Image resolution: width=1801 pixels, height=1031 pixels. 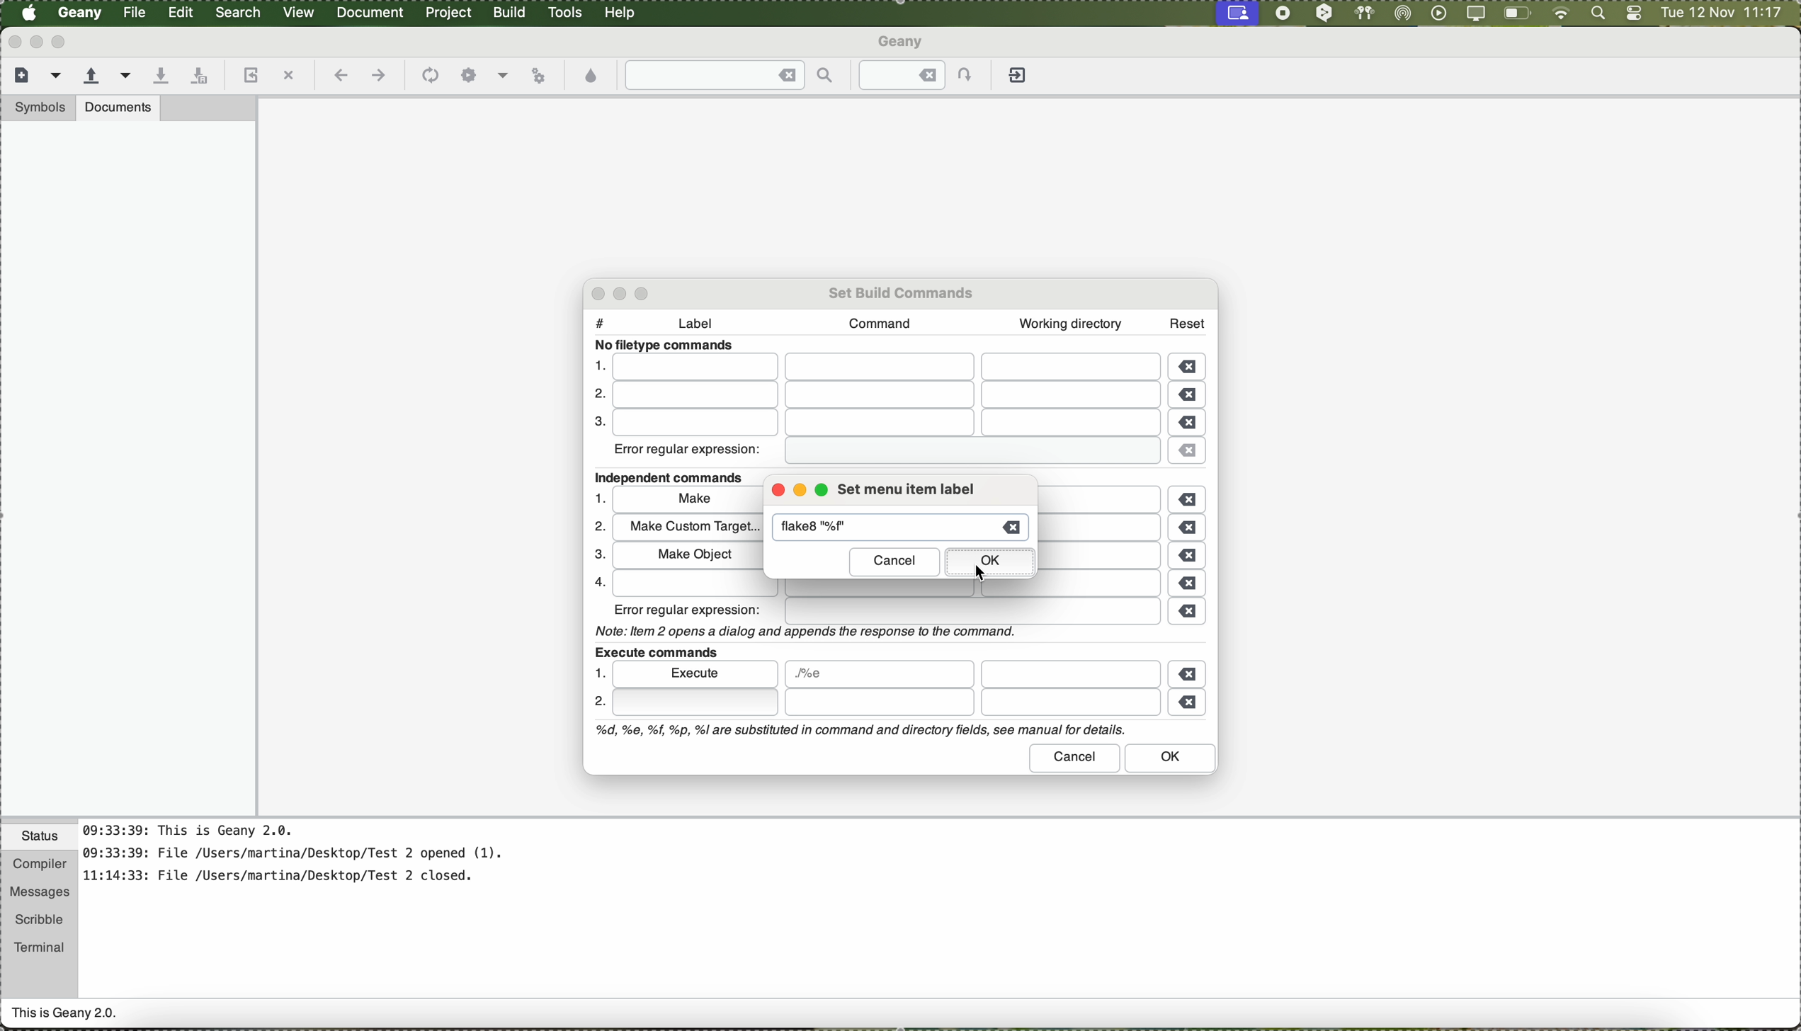 What do you see at coordinates (686, 528) in the screenshot?
I see `make custom target` at bounding box center [686, 528].